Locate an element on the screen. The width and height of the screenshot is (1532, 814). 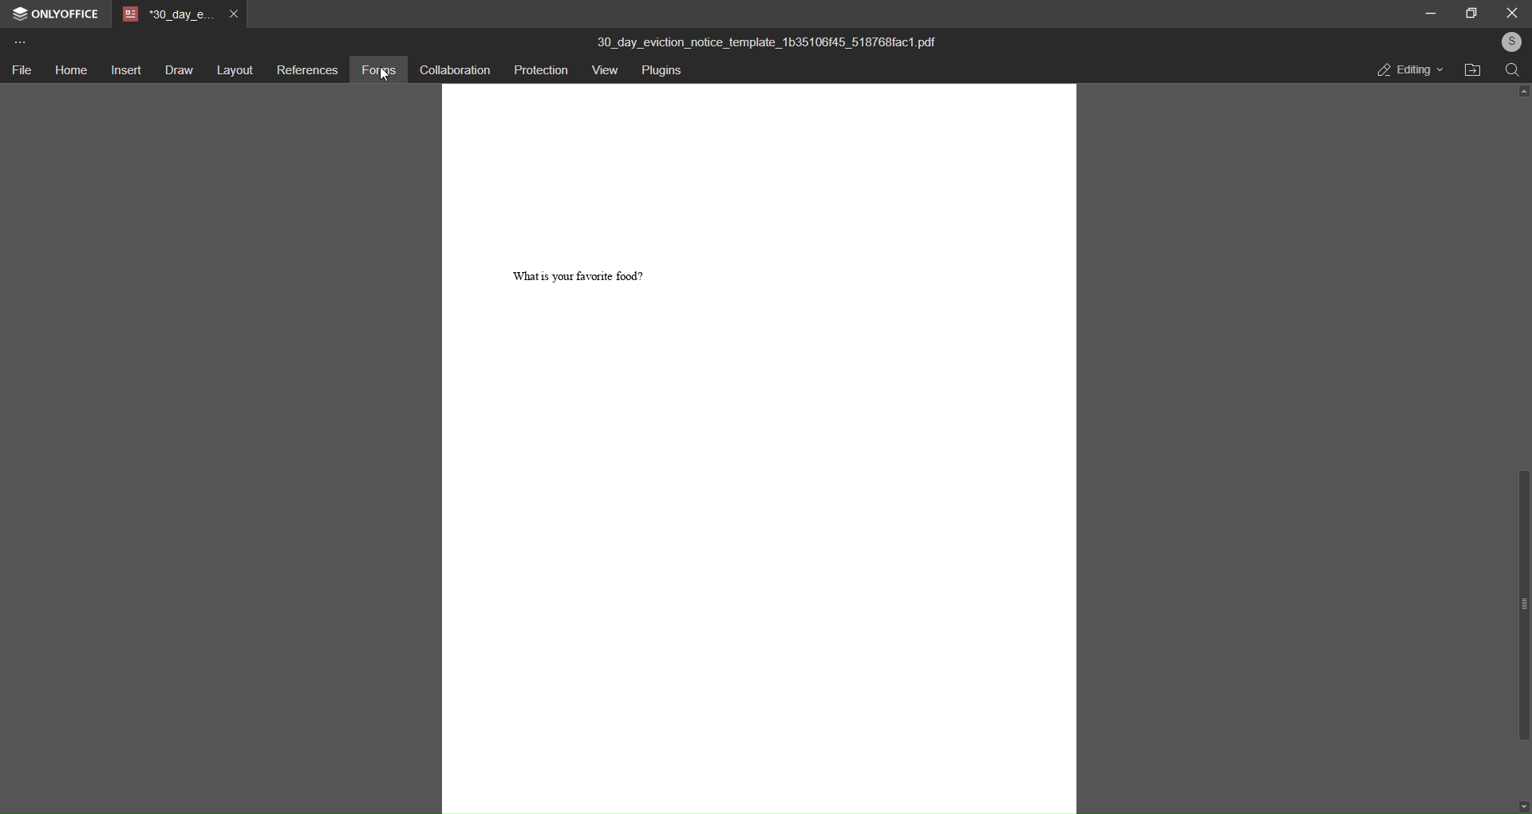
file is located at coordinates (22, 69).